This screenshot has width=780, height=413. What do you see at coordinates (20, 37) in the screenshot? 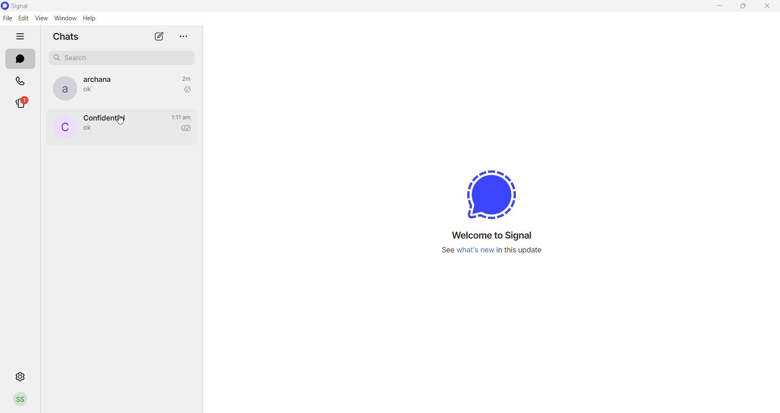
I see `hide` at bounding box center [20, 37].